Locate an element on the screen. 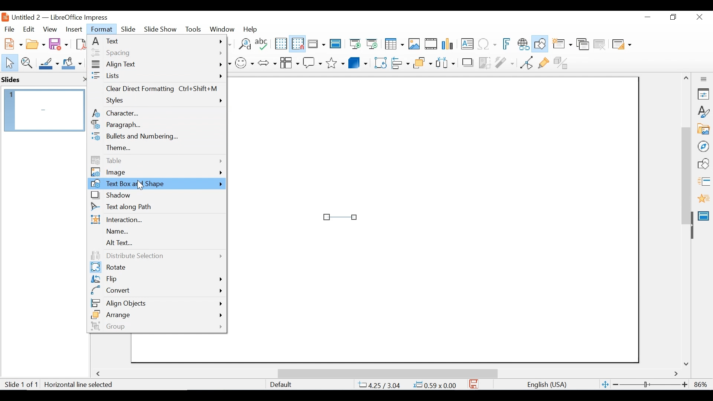 Image resolution: width=713 pixels, height=401 pixels. Text is located at coordinates (157, 41).